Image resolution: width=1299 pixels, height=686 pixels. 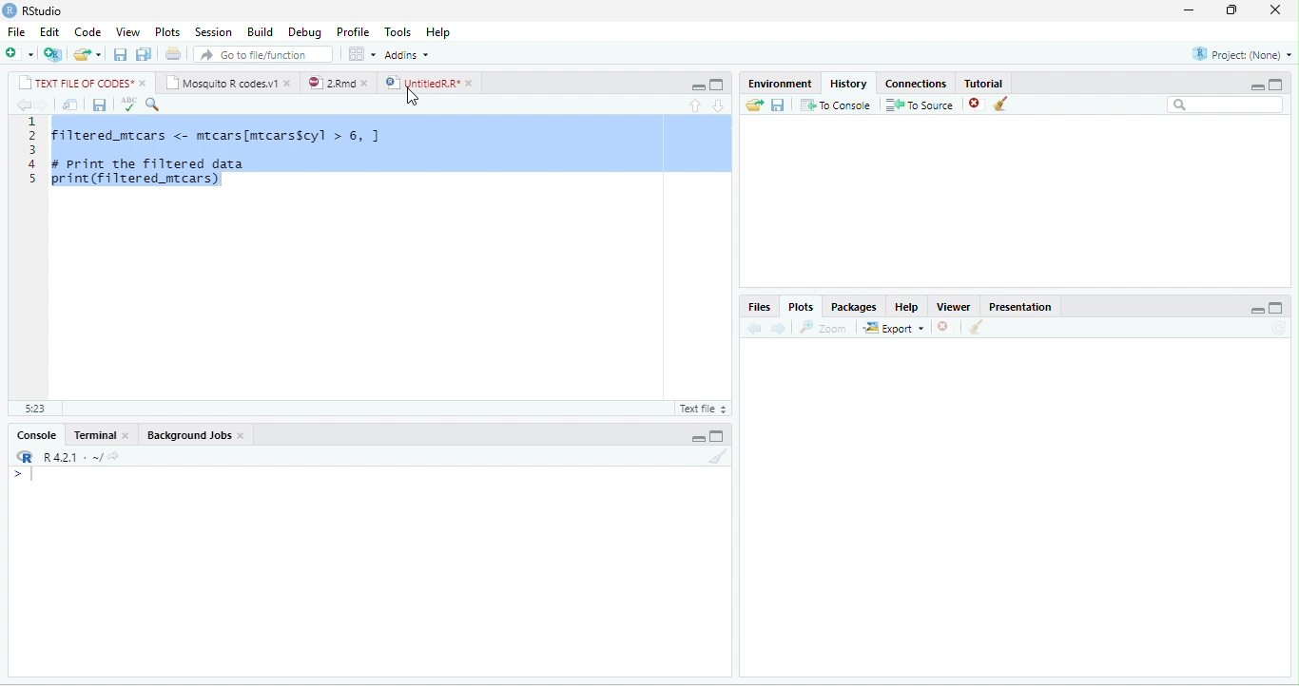 I want to click on down, so click(x=720, y=105).